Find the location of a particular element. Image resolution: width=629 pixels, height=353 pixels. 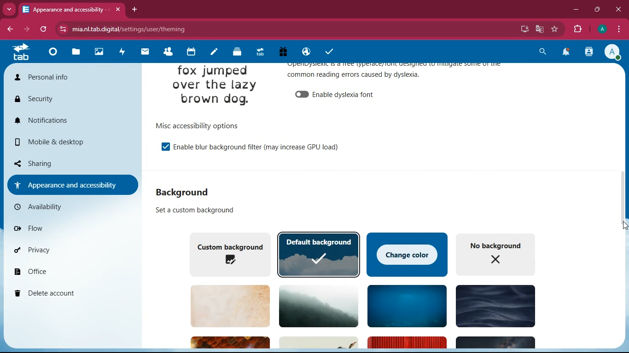

extensions is located at coordinates (577, 29).